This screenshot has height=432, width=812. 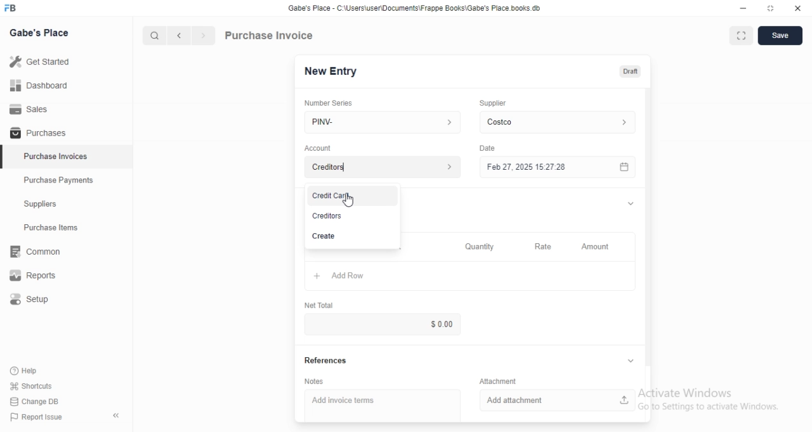 I want to click on ‘Gabe's Place - C\Users\useriDocuments\Frappe Books\Gabe's Place books db., so click(x=414, y=8).